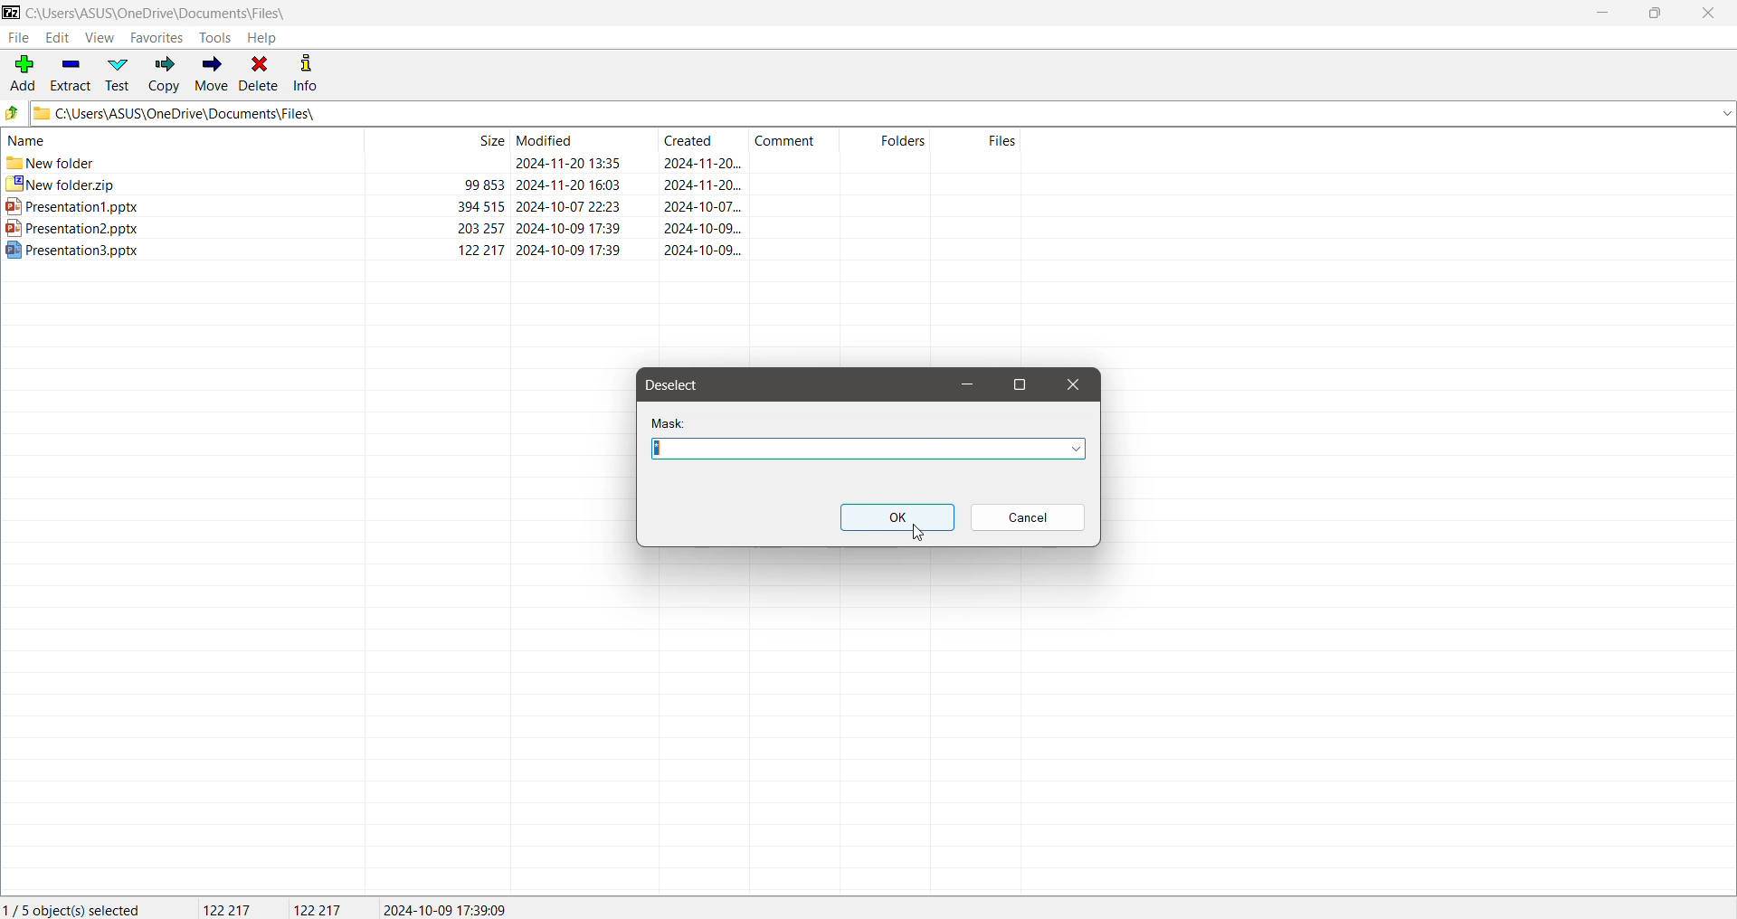 This screenshot has height=919, width=1737. What do you see at coordinates (1021, 384) in the screenshot?
I see `Maximize` at bounding box center [1021, 384].